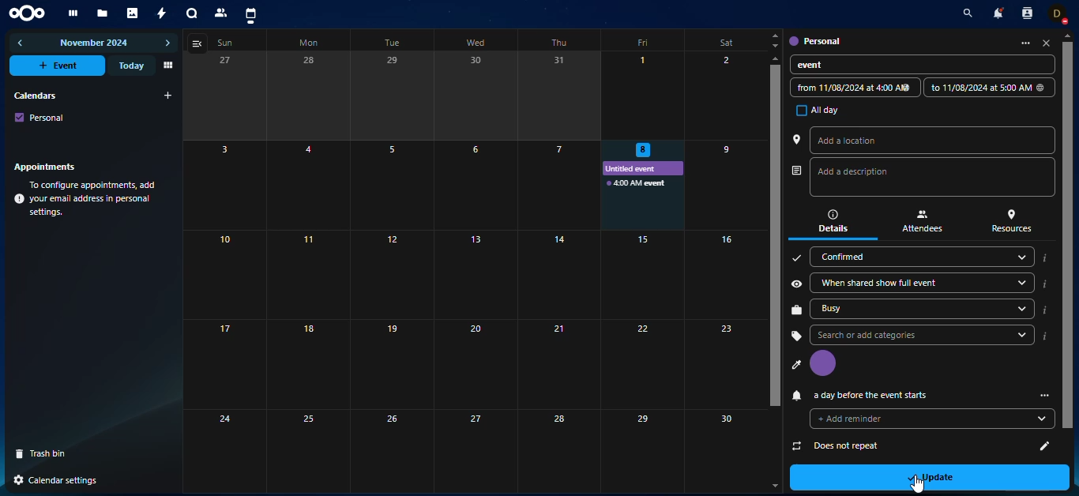 This screenshot has height=496, width=1079. Describe the element at coordinates (130, 66) in the screenshot. I see `today` at that location.